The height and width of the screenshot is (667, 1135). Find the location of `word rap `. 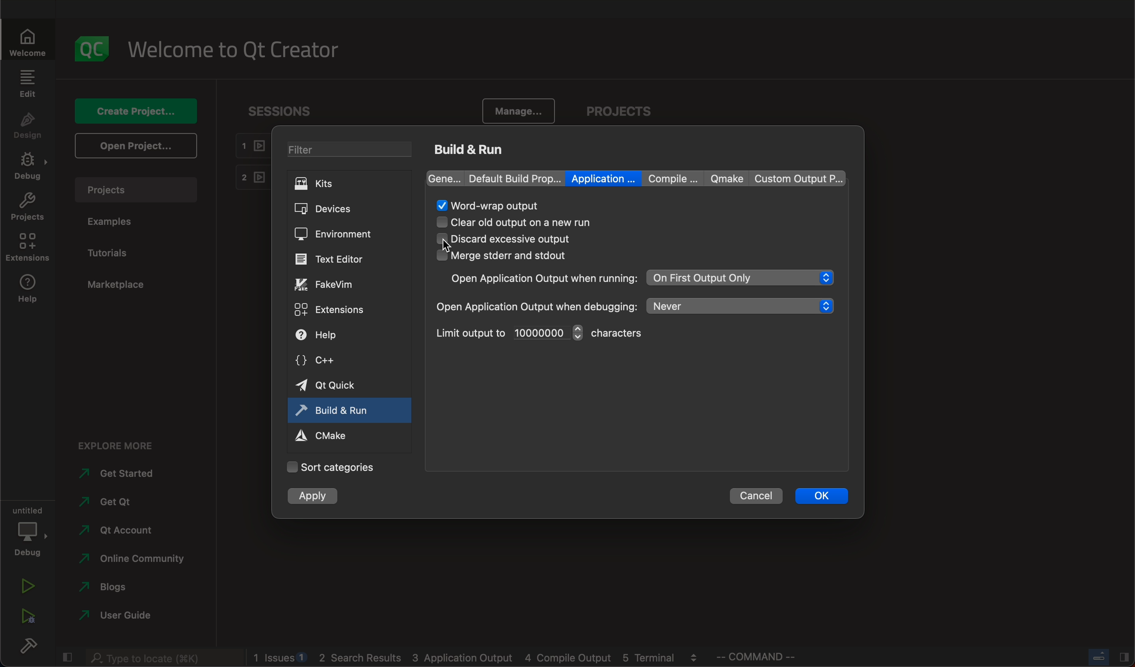

word rap  is located at coordinates (491, 206).